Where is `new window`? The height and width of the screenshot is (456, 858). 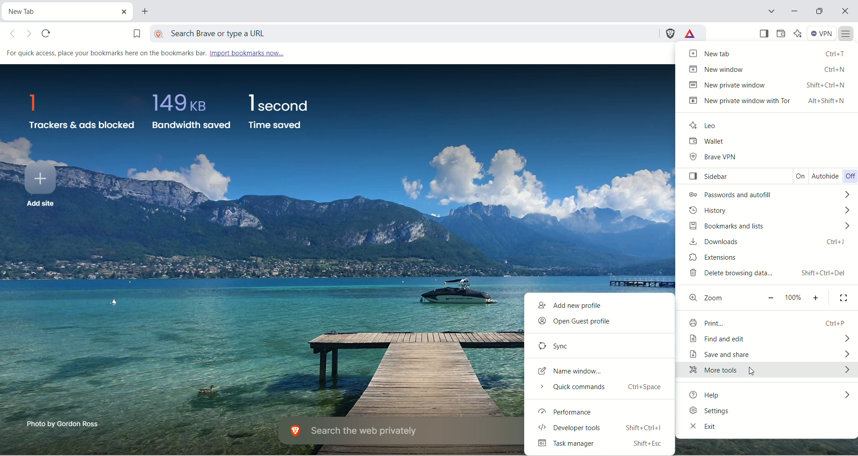 new window is located at coordinates (768, 68).